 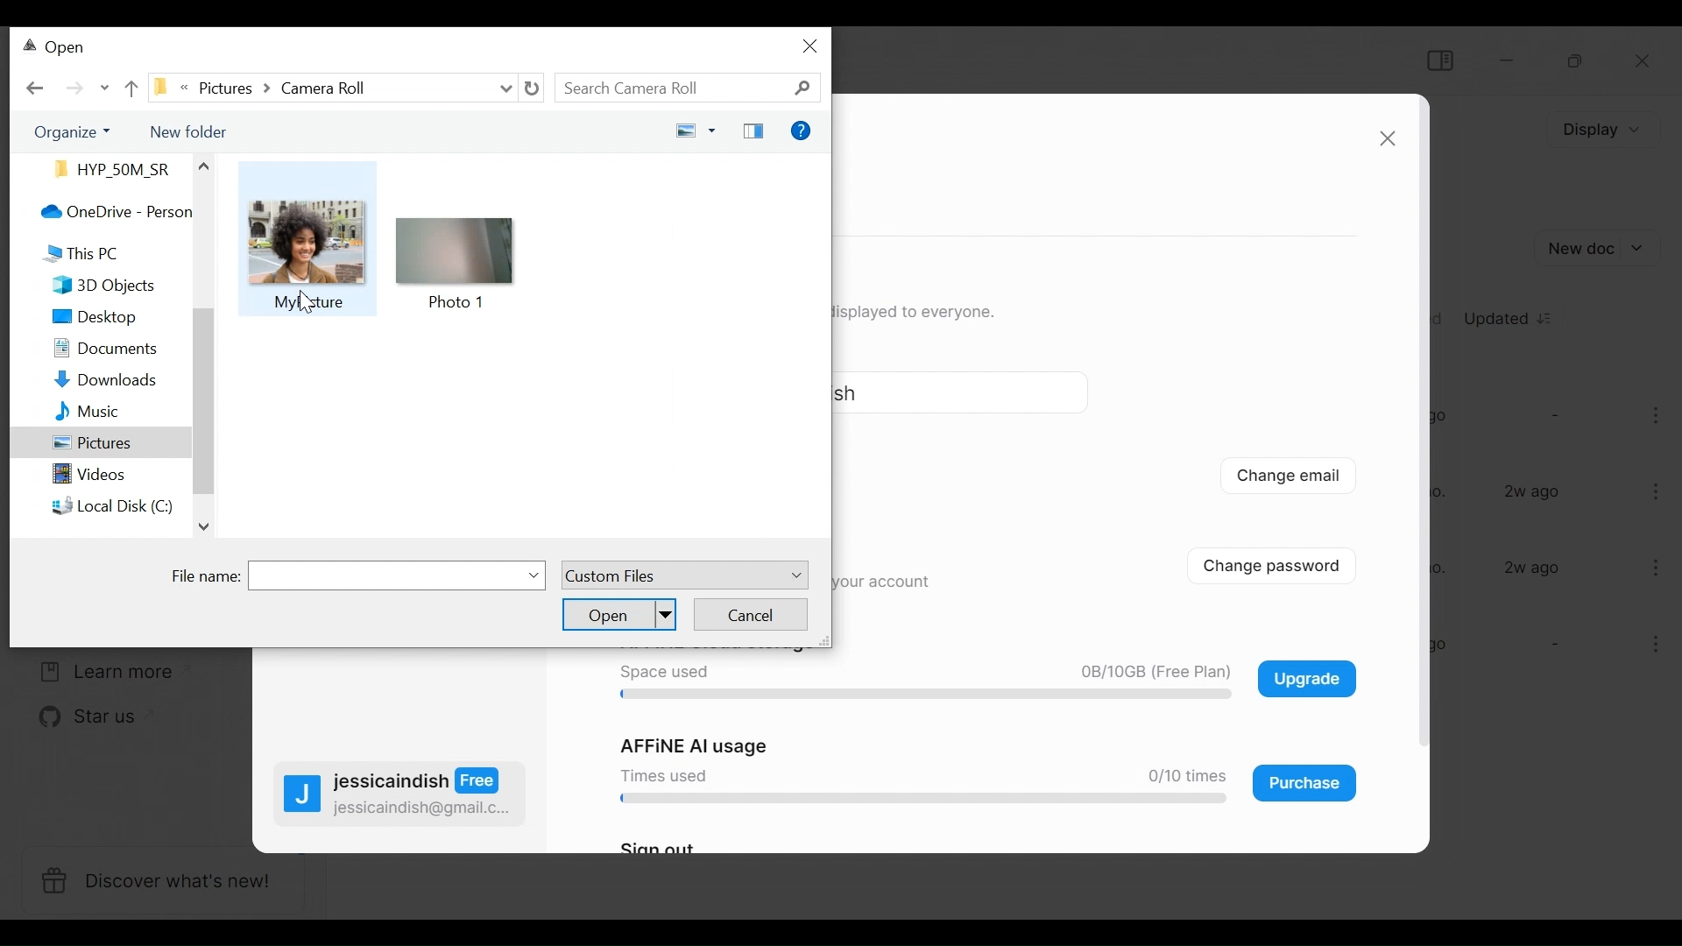 I want to click on Click to go Forward, so click(x=74, y=88).